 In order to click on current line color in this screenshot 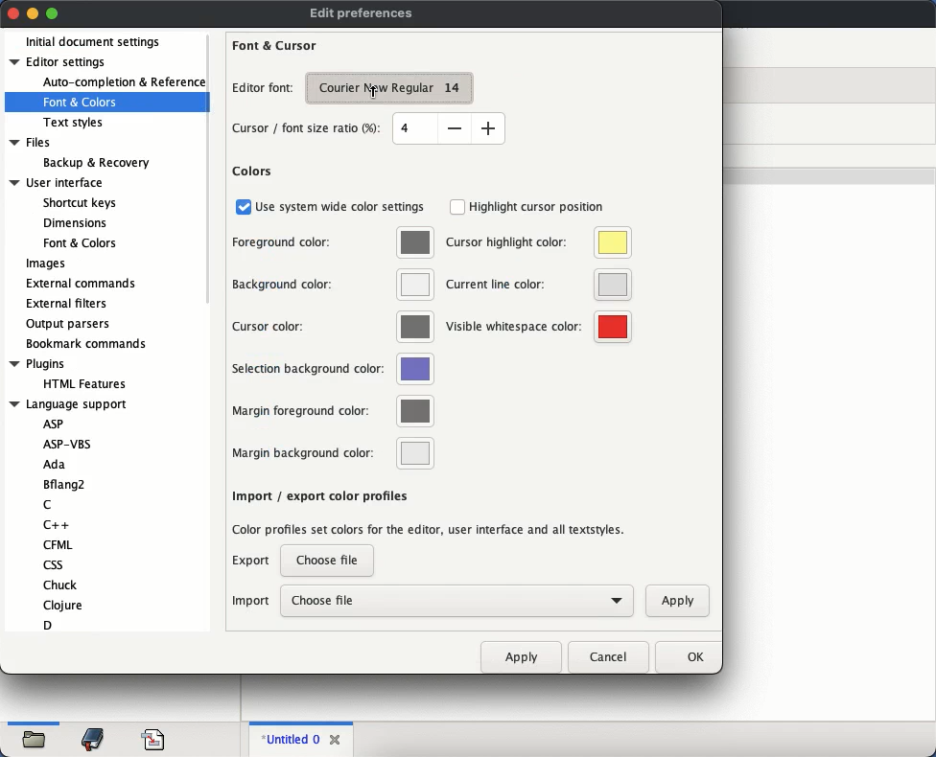, I will do `click(536, 285)`.